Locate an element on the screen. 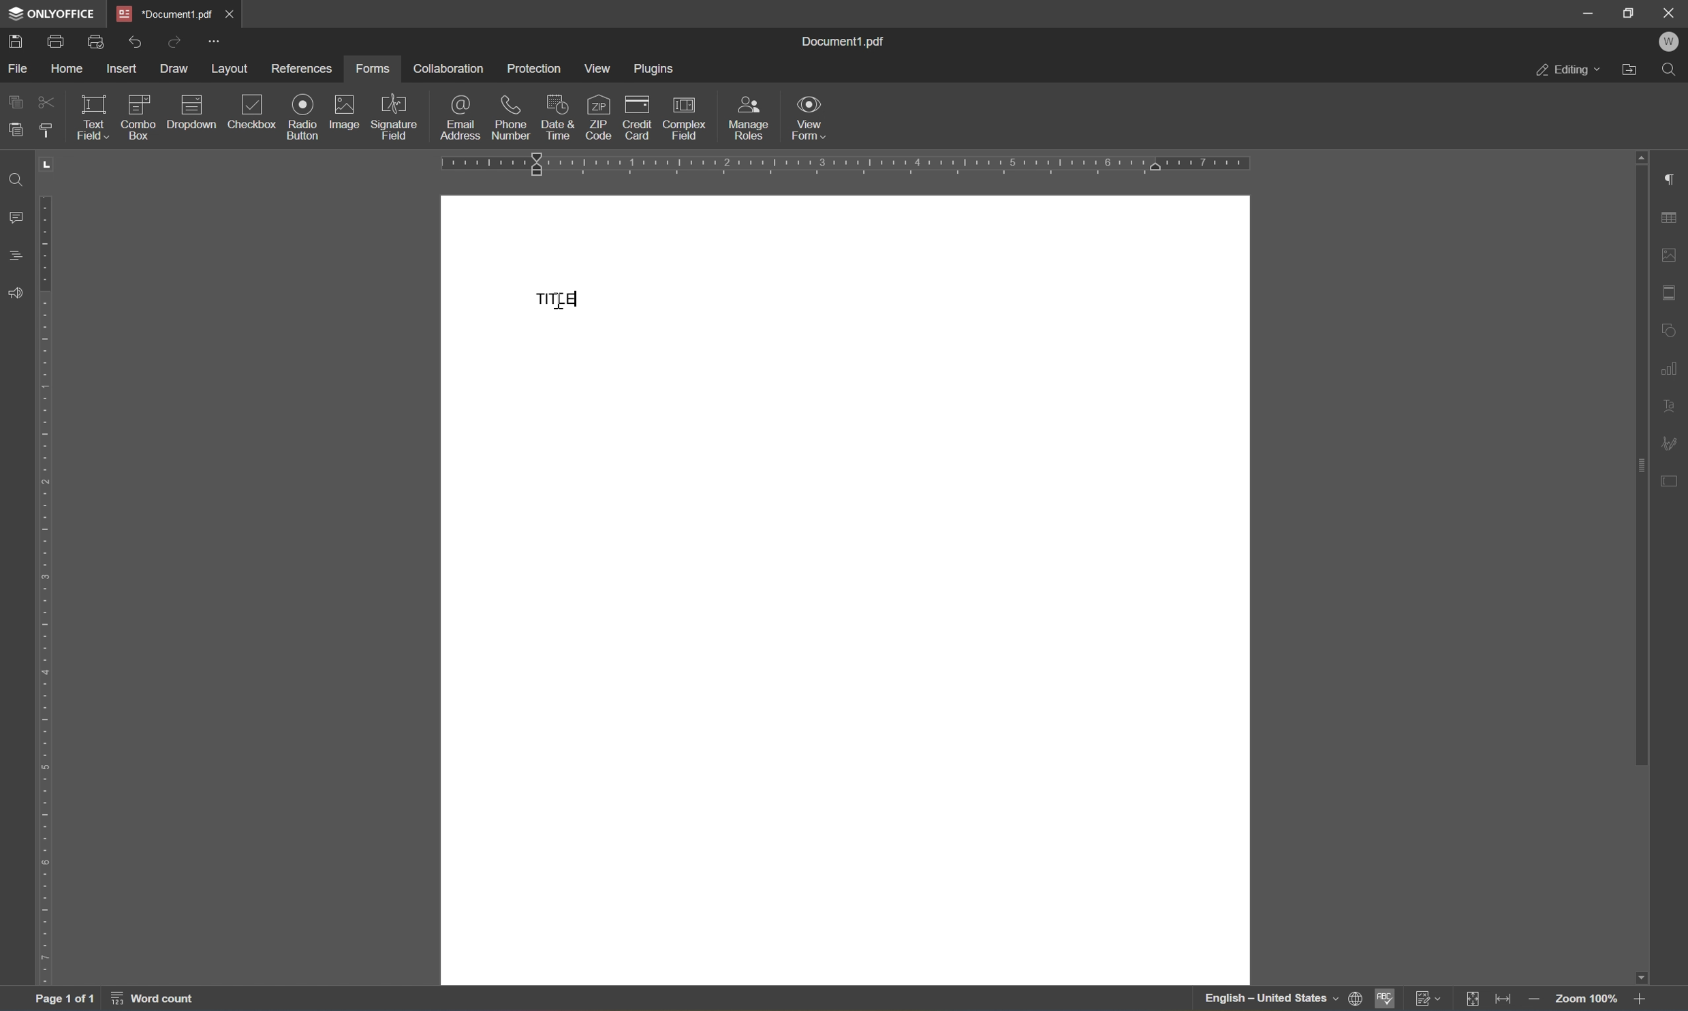  draw is located at coordinates (172, 67).